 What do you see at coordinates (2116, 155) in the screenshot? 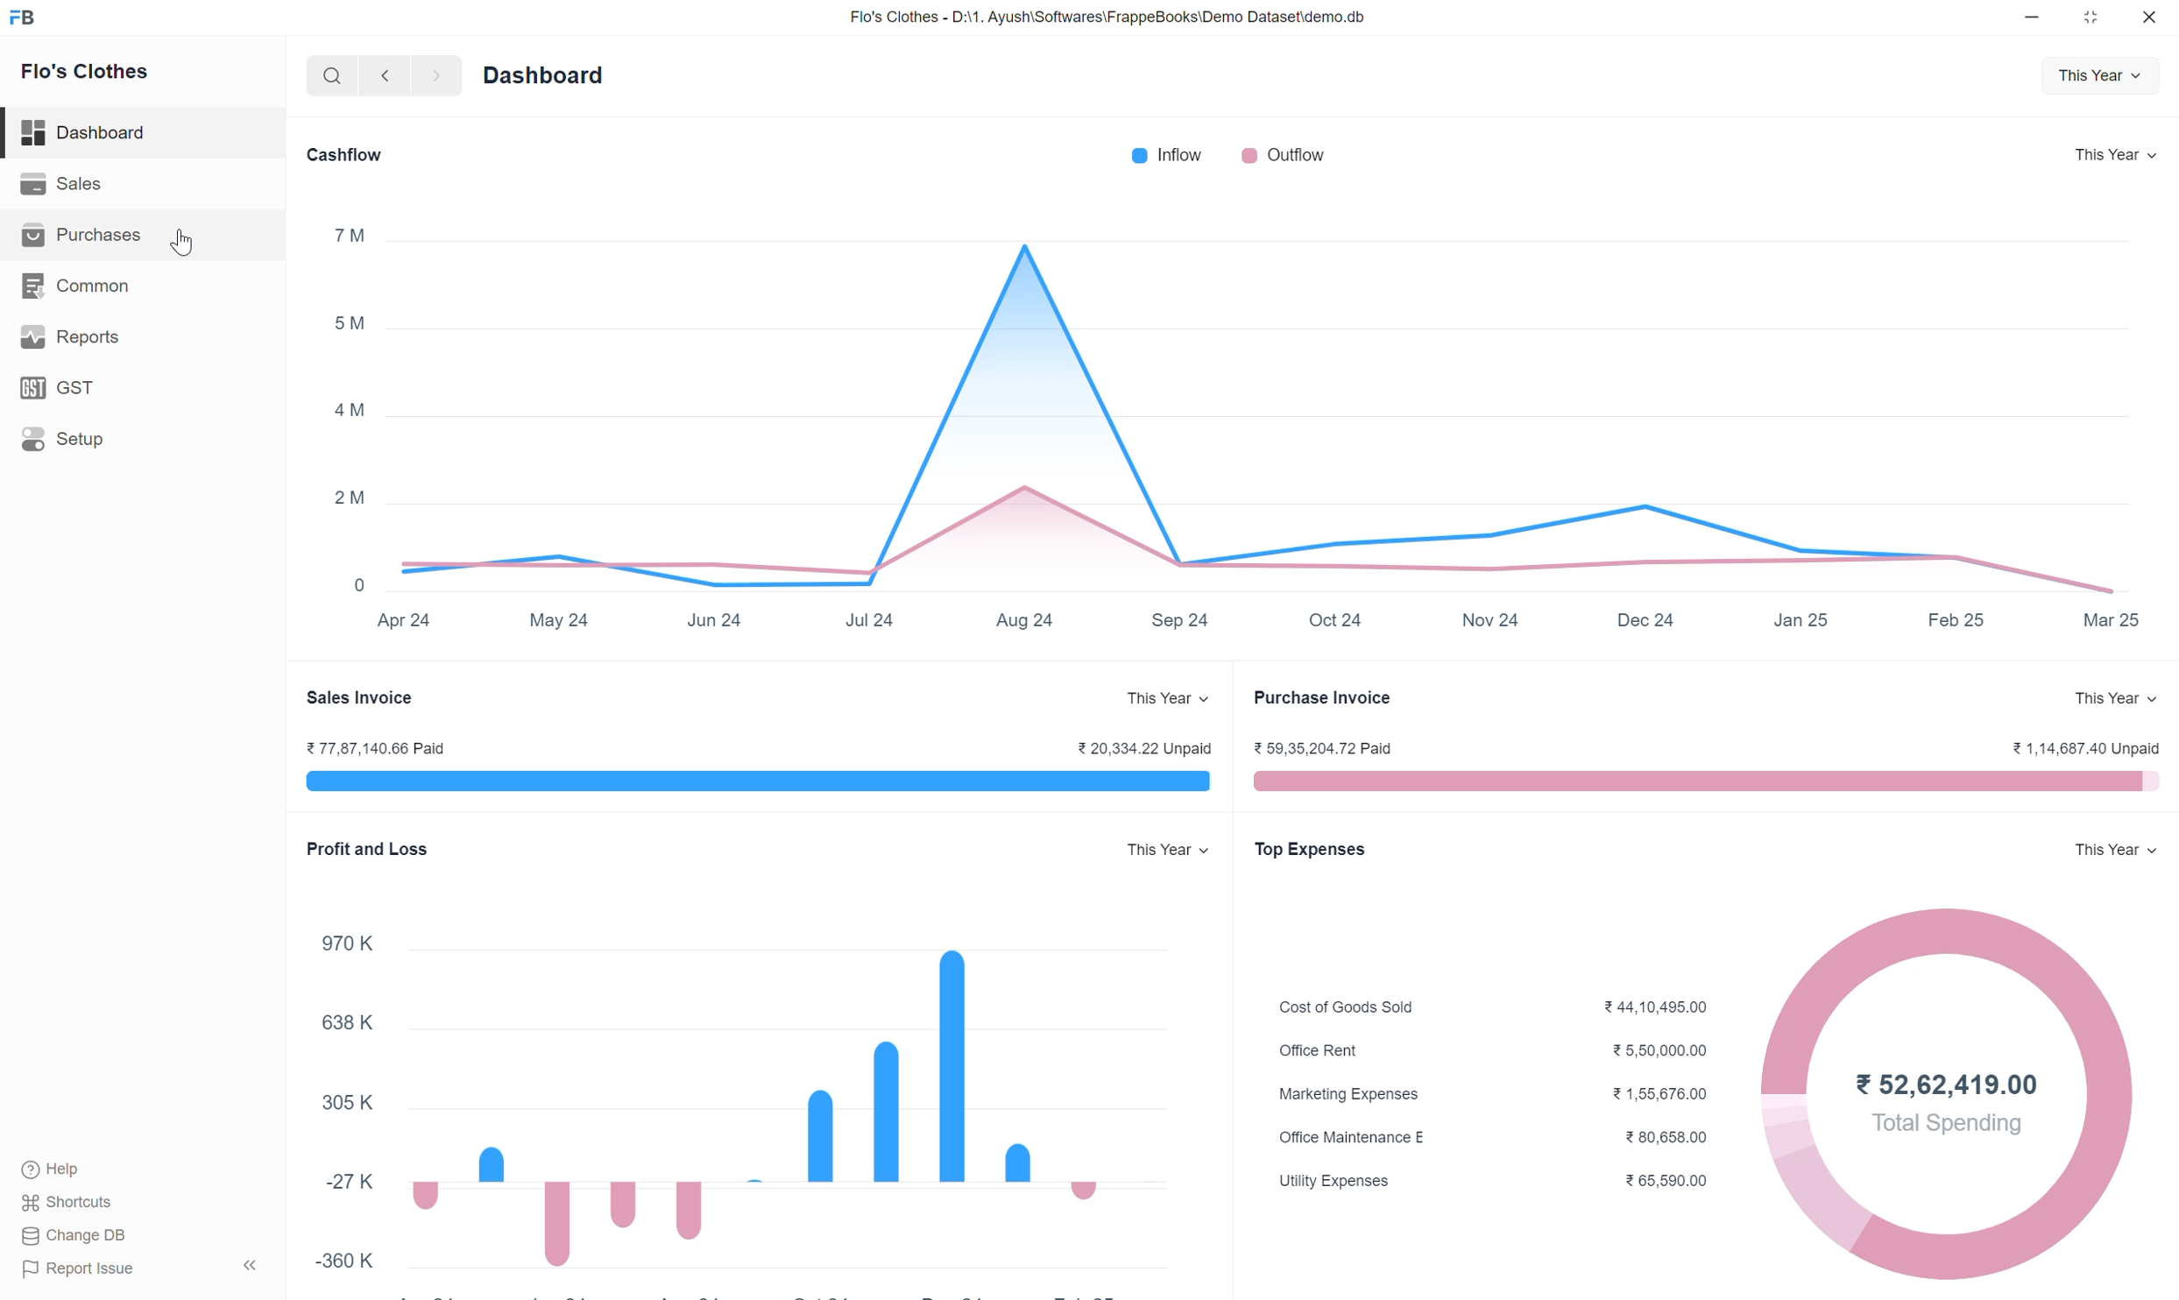
I see `This Year` at bounding box center [2116, 155].